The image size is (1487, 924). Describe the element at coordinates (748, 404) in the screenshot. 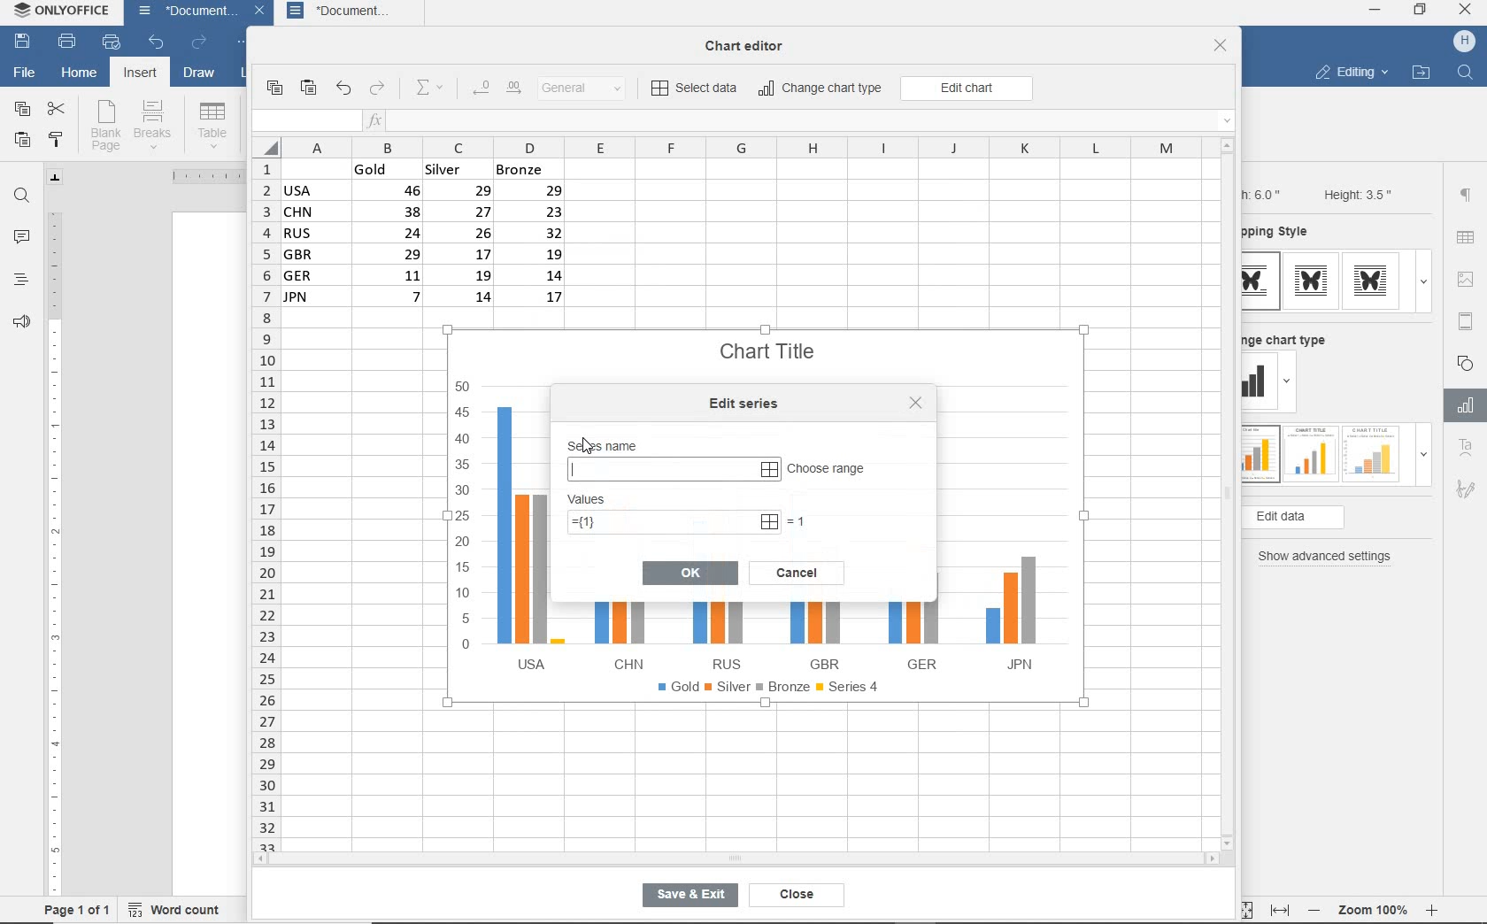

I see `edit series` at that location.